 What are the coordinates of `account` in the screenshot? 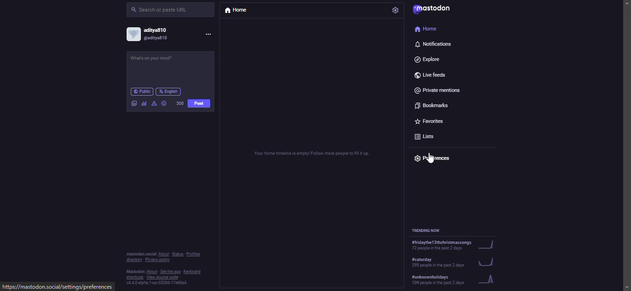 It's located at (152, 35).